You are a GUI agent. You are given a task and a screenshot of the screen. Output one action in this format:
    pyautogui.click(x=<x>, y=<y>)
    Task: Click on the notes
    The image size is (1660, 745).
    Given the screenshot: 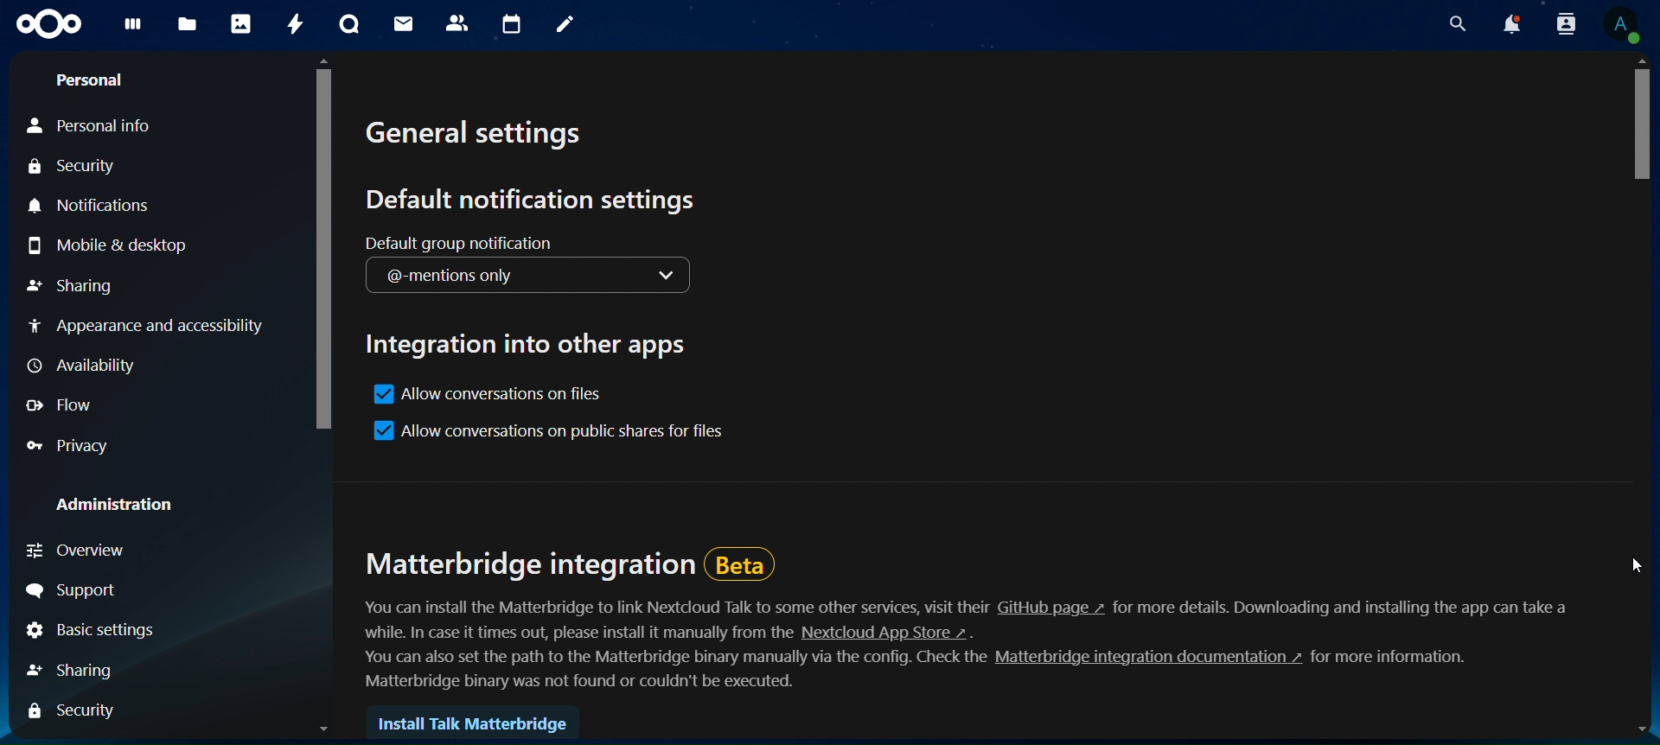 What is the action you would take?
    pyautogui.click(x=566, y=25)
    